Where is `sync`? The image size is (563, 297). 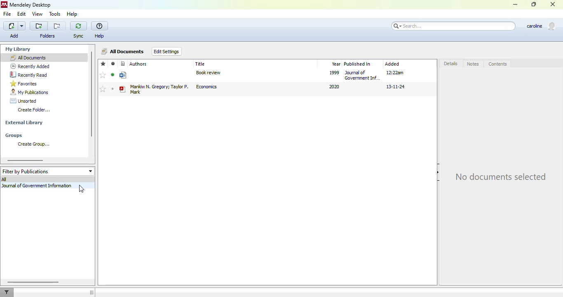 sync is located at coordinates (78, 30).